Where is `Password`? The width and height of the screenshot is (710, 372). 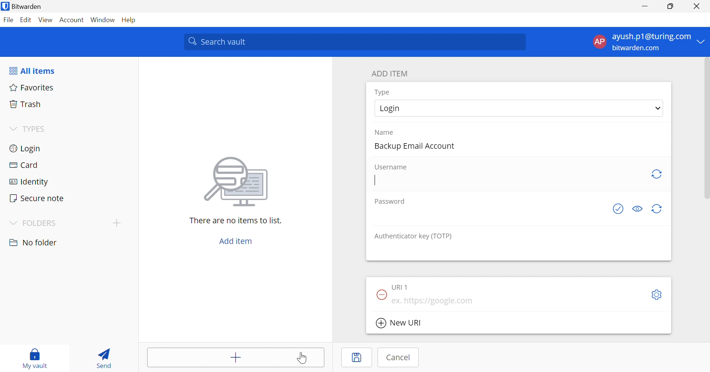
Password is located at coordinates (390, 201).